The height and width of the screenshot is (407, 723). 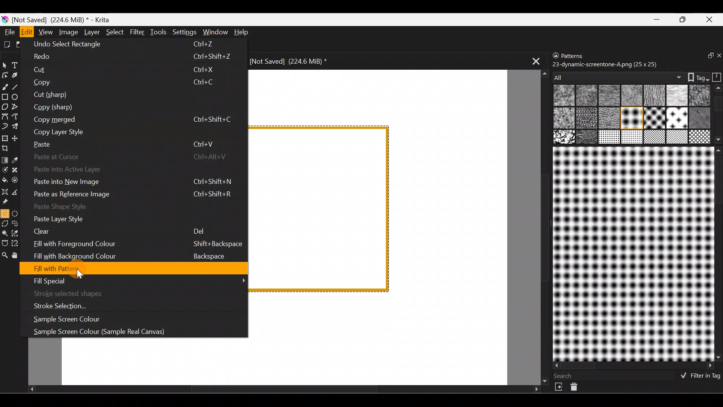 What do you see at coordinates (74, 292) in the screenshot?
I see `Stroke selected shapes` at bounding box center [74, 292].